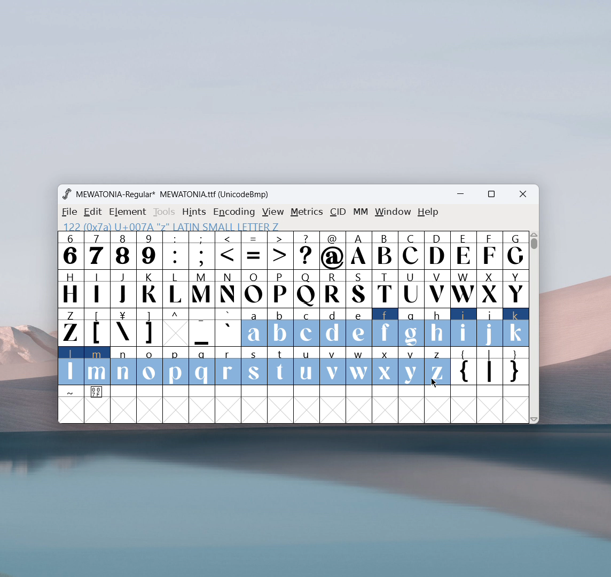  What do you see at coordinates (202, 251) in the screenshot?
I see `;` at bounding box center [202, 251].